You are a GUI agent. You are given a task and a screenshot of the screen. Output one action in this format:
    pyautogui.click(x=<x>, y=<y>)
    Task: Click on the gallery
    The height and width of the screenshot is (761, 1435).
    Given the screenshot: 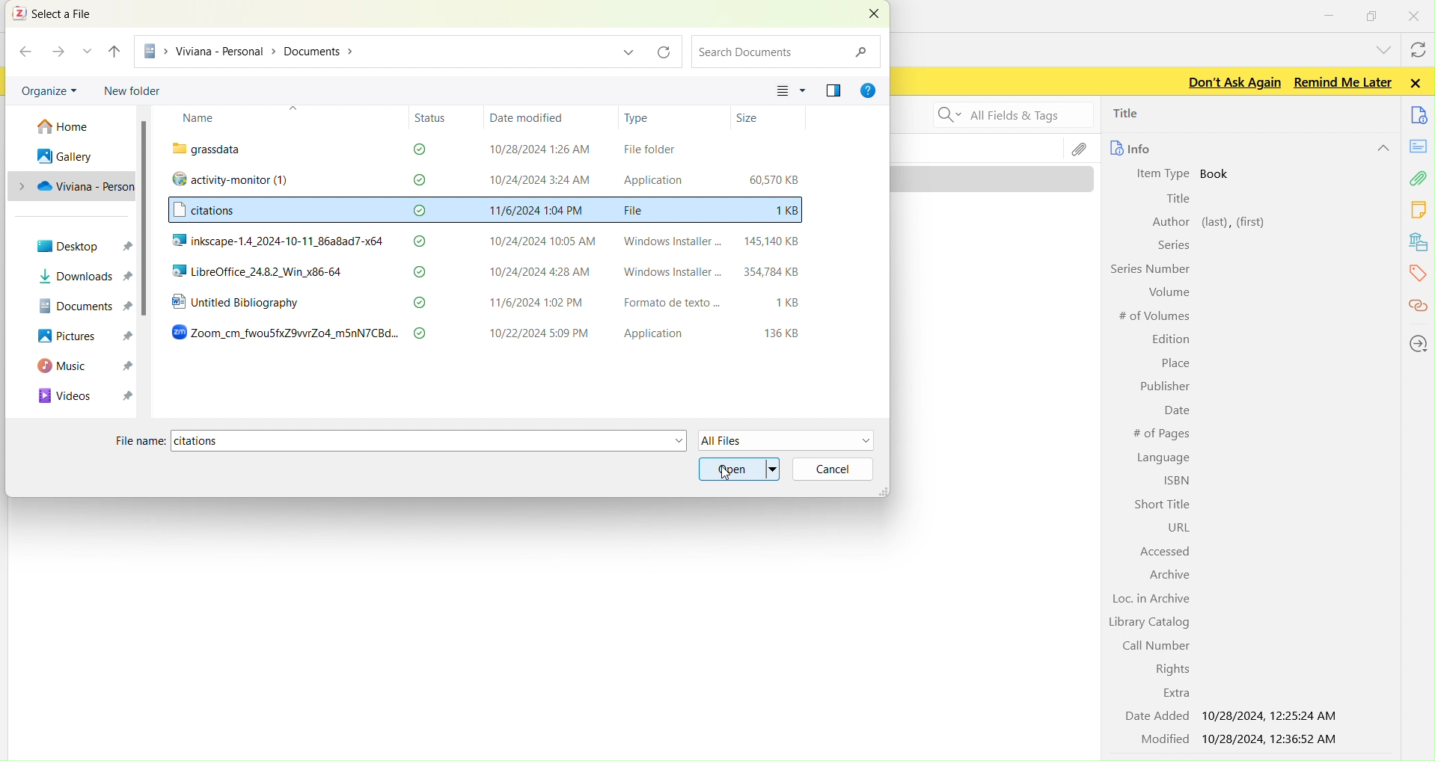 What is the action you would take?
    pyautogui.click(x=71, y=154)
    